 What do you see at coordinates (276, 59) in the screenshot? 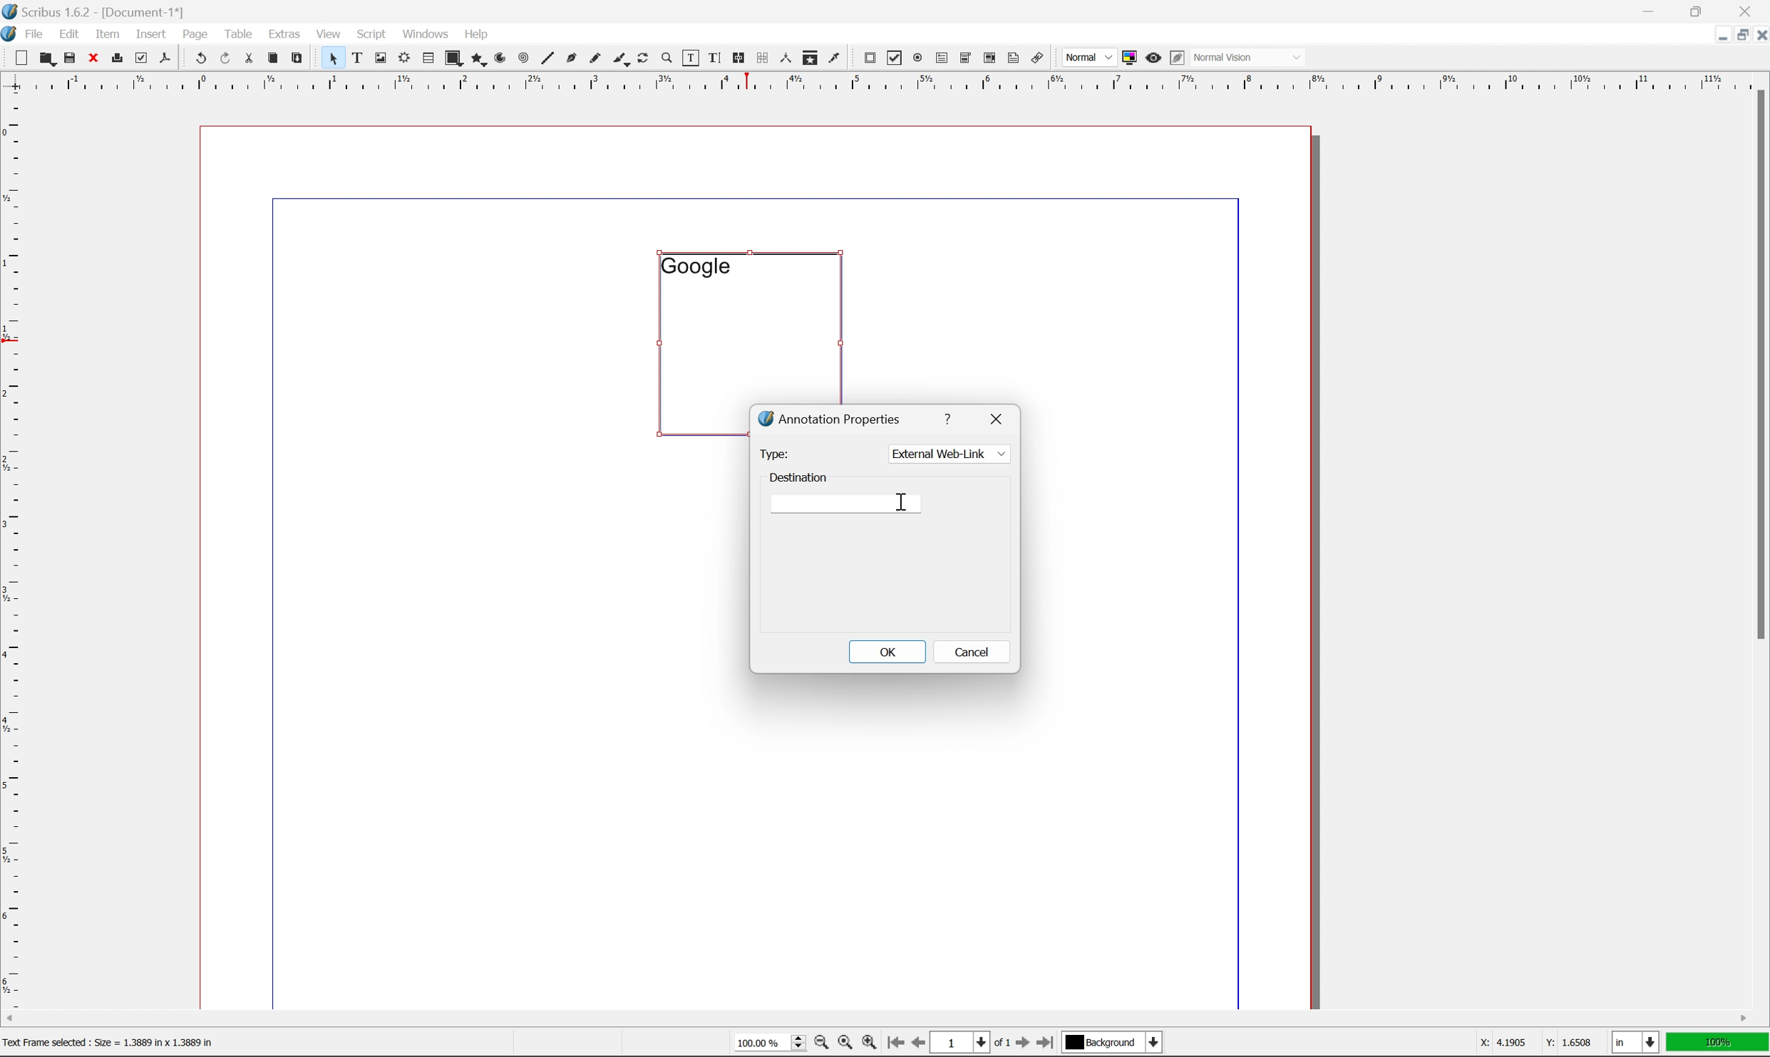
I see `copy` at bounding box center [276, 59].